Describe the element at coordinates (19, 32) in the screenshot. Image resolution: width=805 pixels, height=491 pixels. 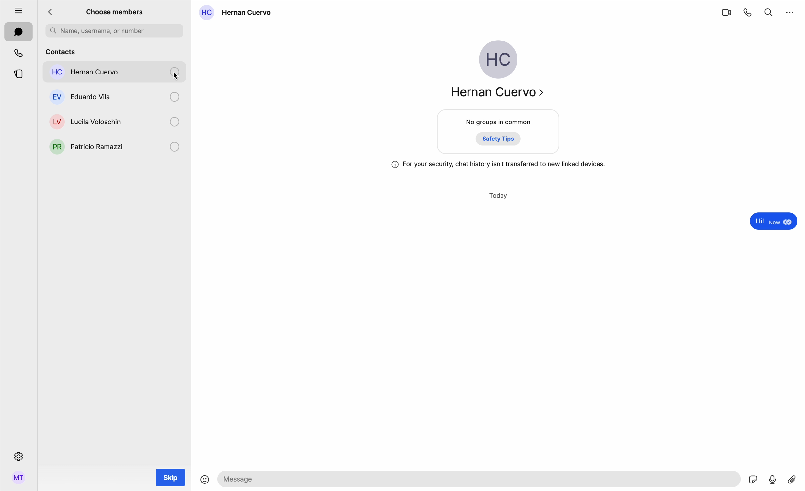
I see `chats` at that location.